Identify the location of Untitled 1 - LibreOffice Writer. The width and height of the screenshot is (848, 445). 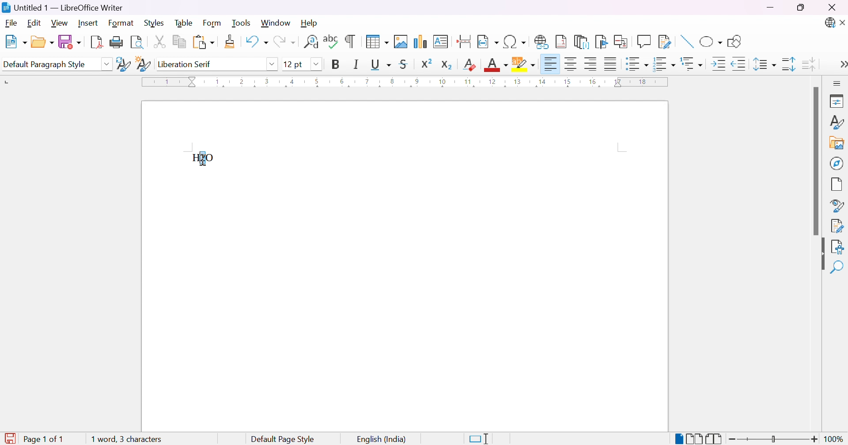
(61, 8).